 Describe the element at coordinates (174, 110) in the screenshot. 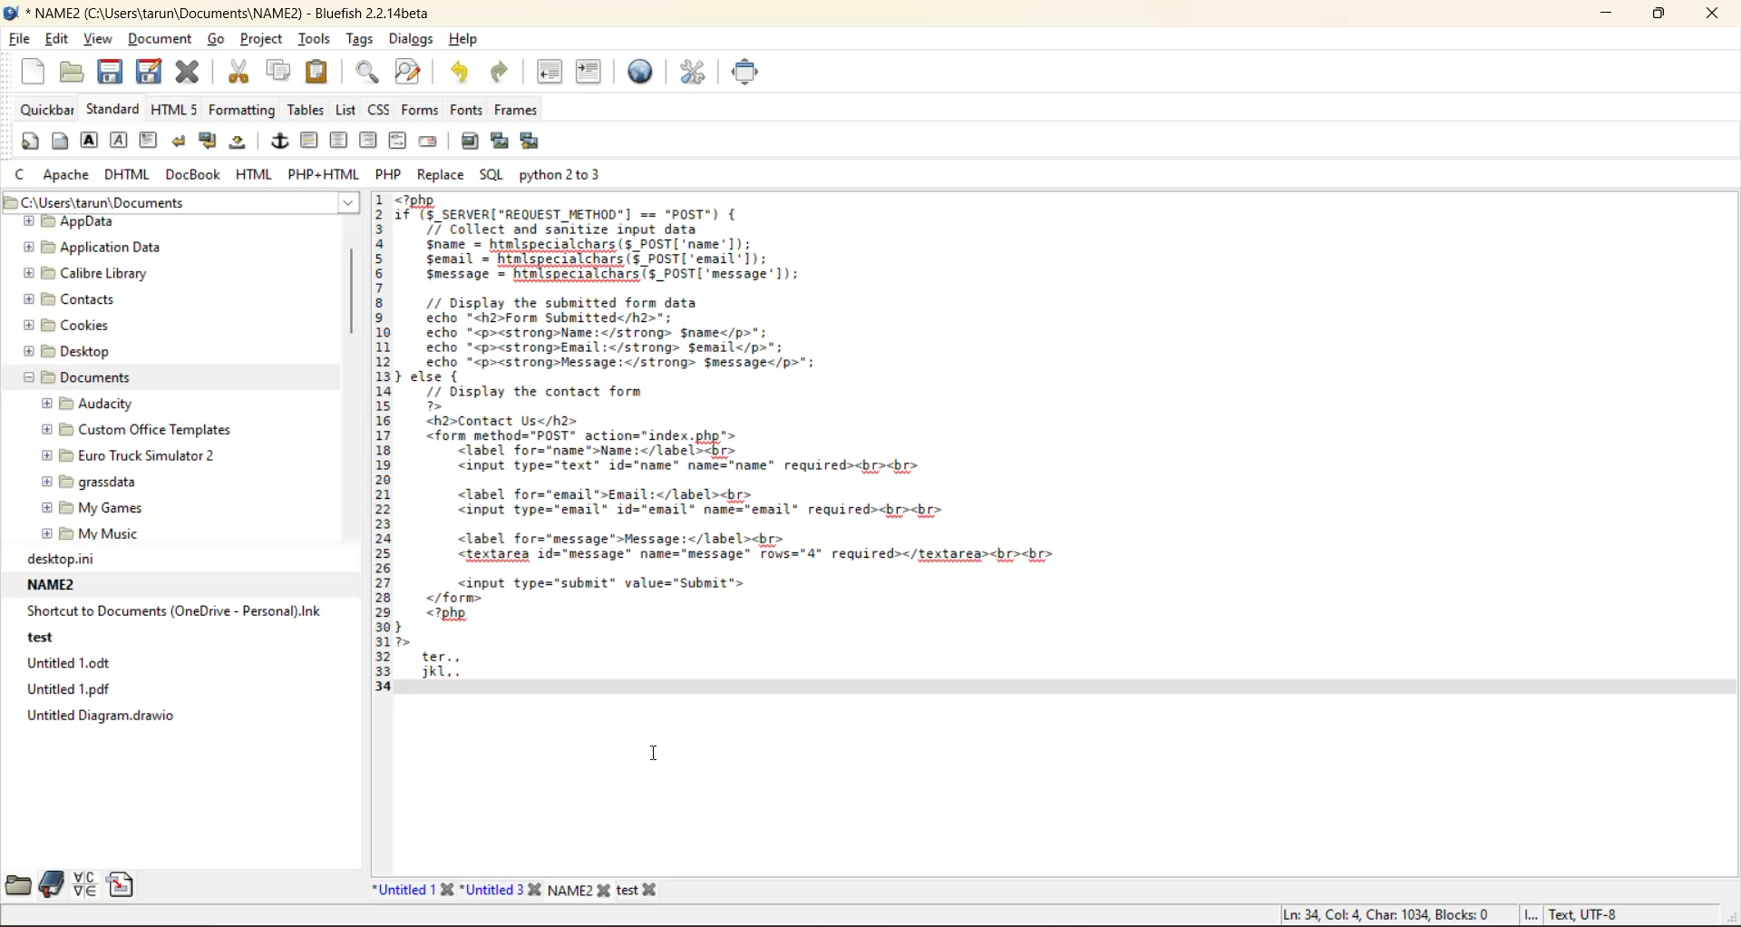

I see `html5` at that location.